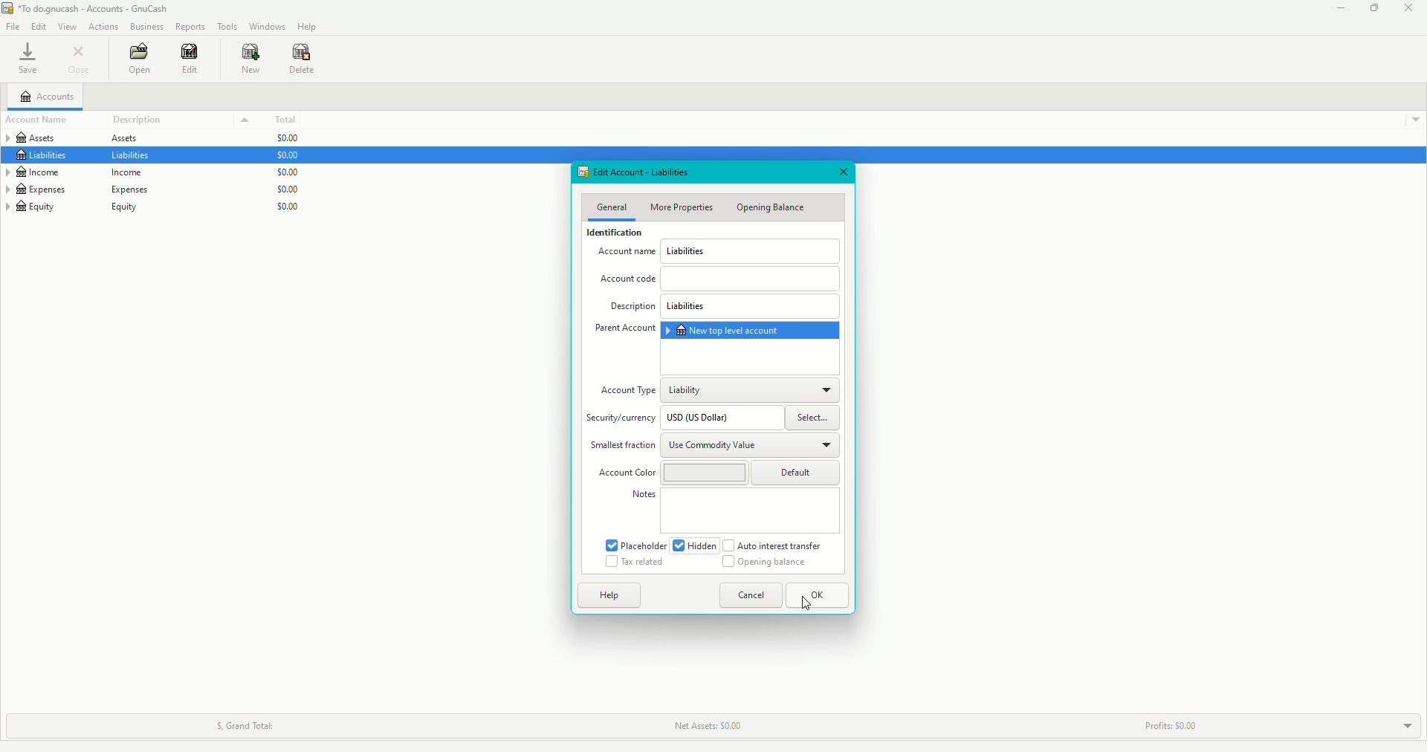  What do you see at coordinates (37, 25) in the screenshot?
I see `Edit` at bounding box center [37, 25].